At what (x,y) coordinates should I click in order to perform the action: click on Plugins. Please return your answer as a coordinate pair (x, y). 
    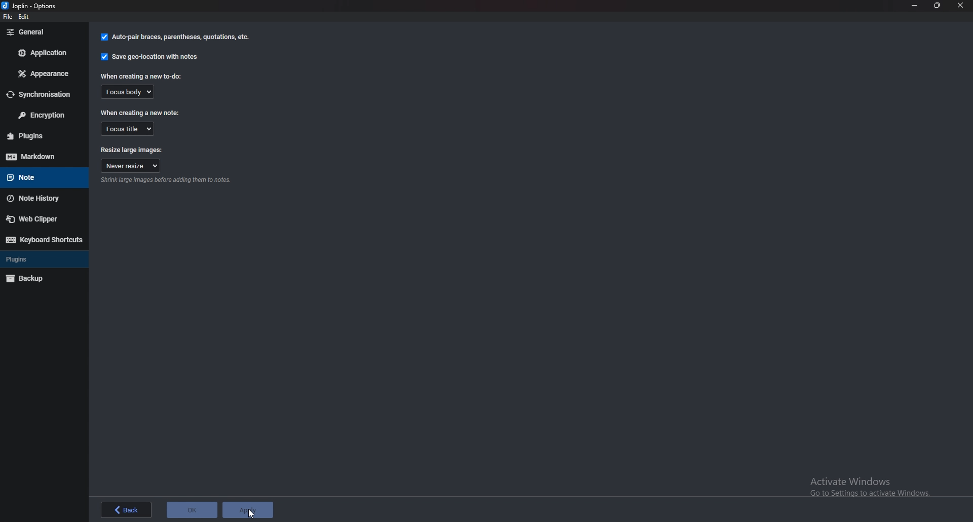
    Looking at the image, I should click on (37, 259).